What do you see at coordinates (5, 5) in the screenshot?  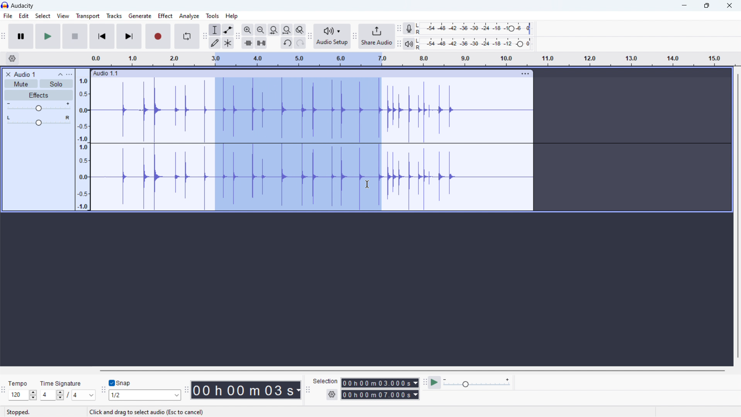 I see `logo` at bounding box center [5, 5].